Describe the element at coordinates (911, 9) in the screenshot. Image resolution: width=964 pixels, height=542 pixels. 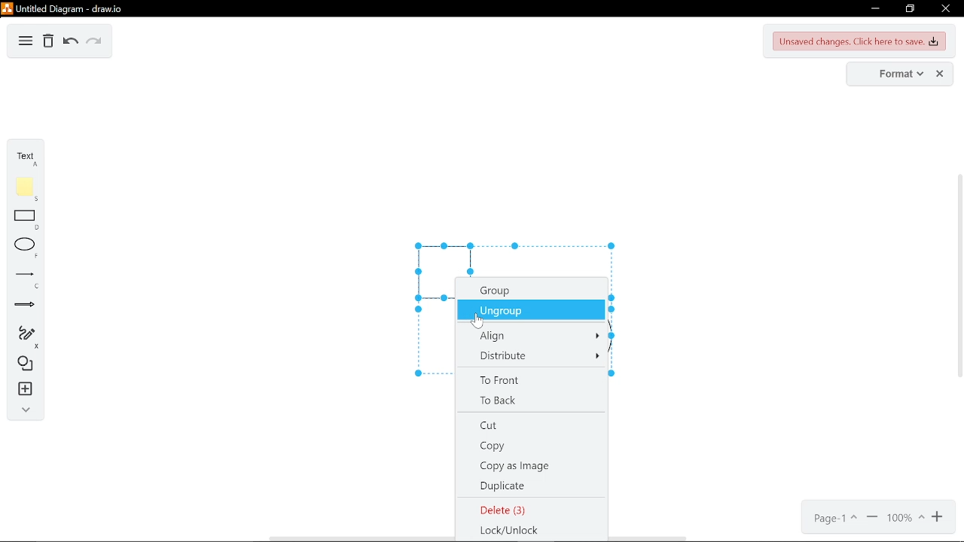
I see `restore down` at that location.